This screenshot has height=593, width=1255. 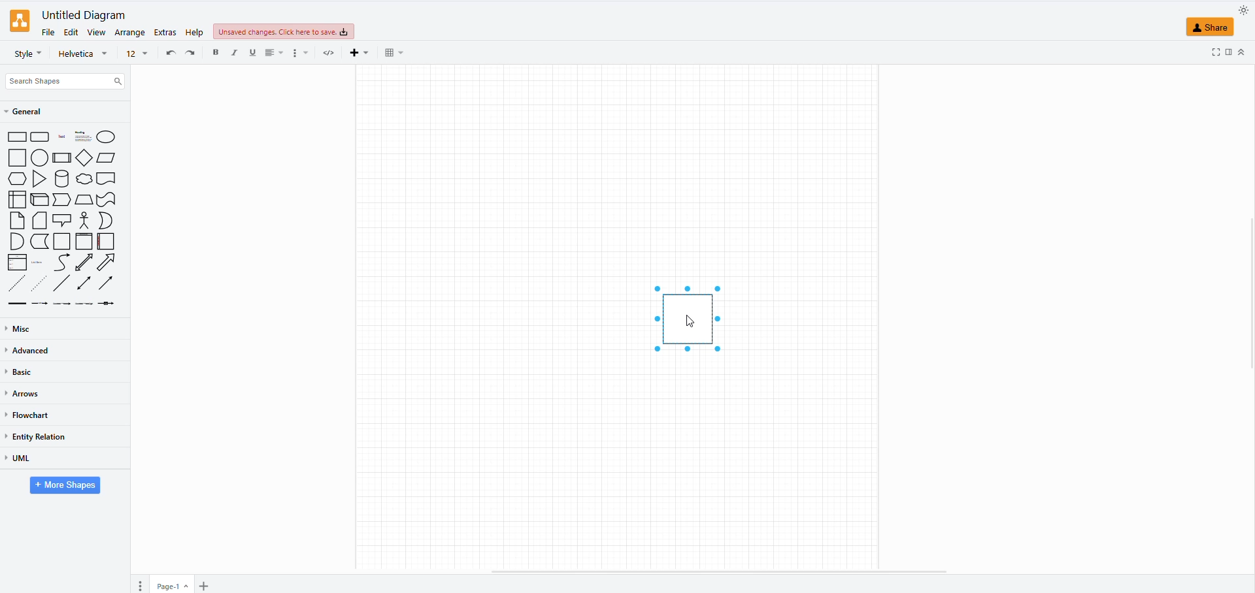 What do you see at coordinates (39, 200) in the screenshot?
I see `cube` at bounding box center [39, 200].